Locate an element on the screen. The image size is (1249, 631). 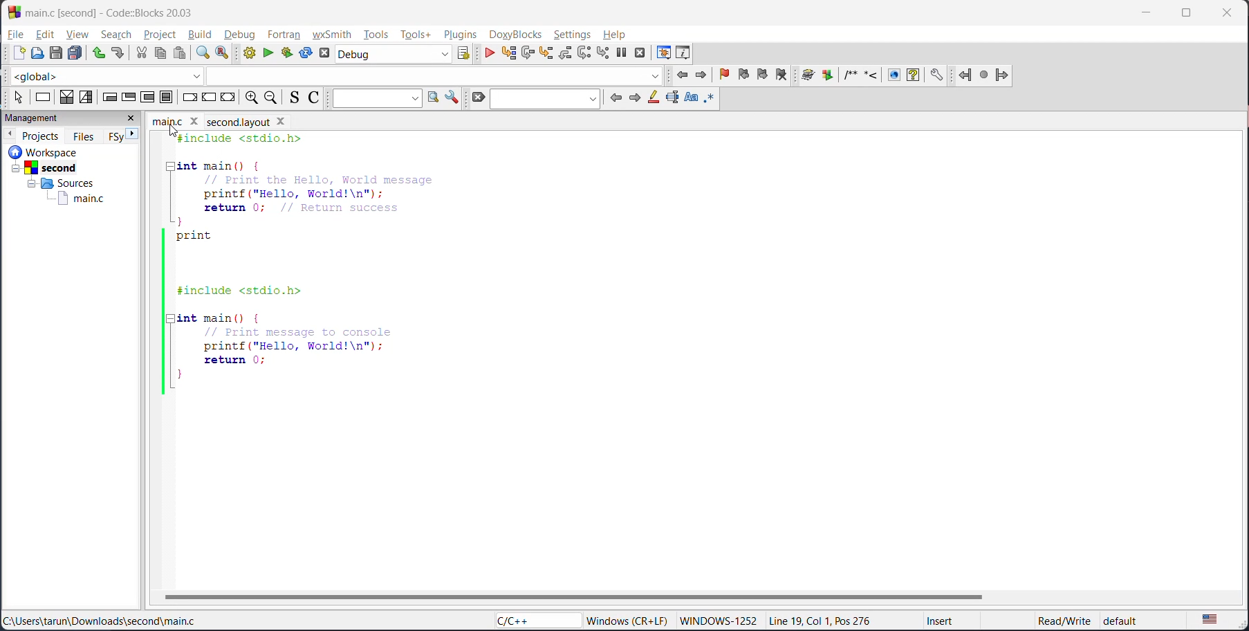
language is located at coordinates (526, 620).